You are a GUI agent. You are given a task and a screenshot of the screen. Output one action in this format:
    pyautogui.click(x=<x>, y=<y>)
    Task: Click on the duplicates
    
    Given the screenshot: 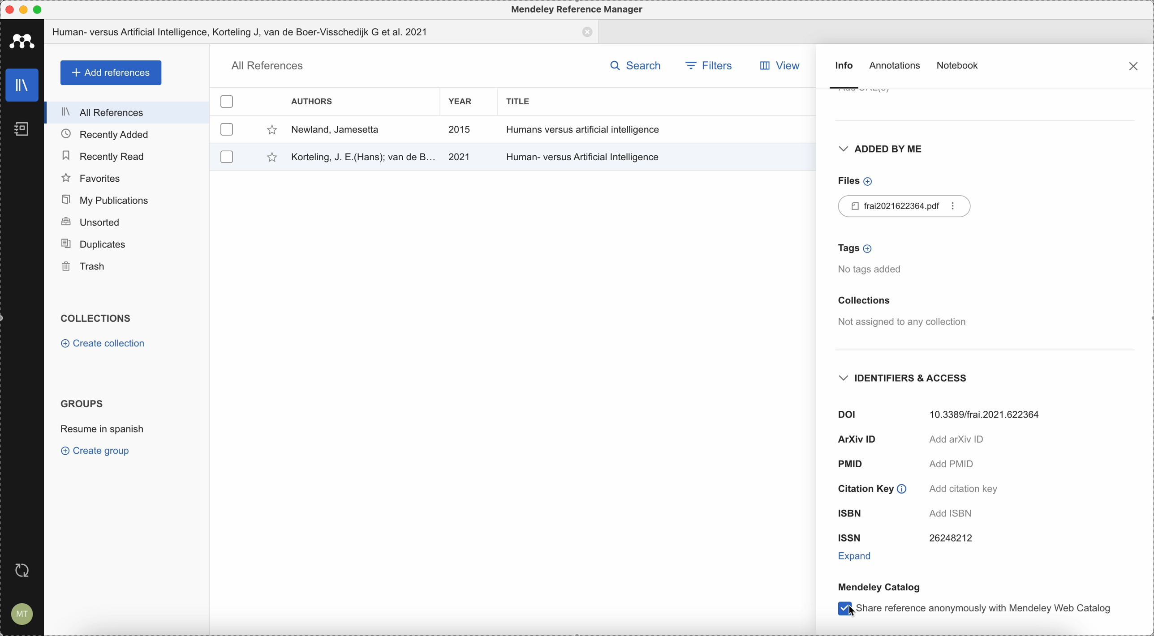 What is the action you would take?
    pyautogui.click(x=125, y=245)
    